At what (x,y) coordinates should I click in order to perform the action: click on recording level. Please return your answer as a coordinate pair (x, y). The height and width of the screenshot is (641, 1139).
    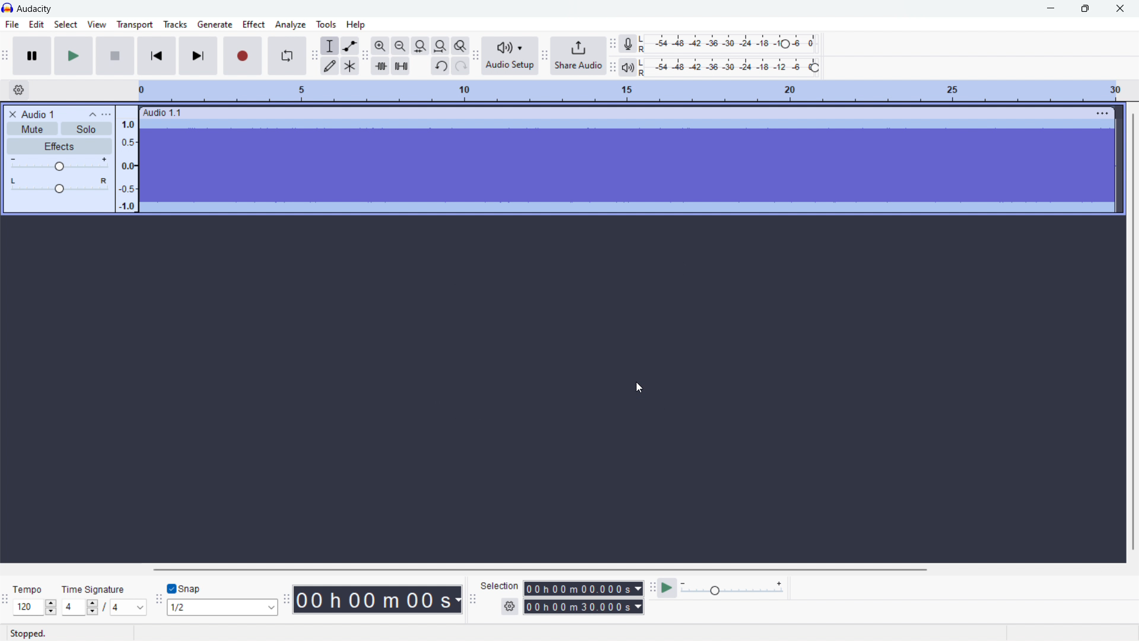
    Looking at the image, I should click on (736, 42).